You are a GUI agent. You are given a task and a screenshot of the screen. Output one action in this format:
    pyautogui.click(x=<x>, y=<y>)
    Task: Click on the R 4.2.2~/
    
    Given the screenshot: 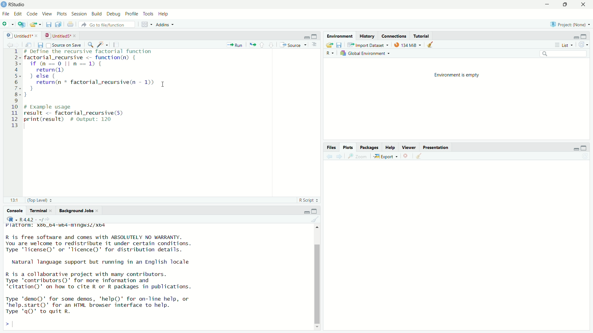 What is the action you would take?
    pyautogui.click(x=30, y=219)
    